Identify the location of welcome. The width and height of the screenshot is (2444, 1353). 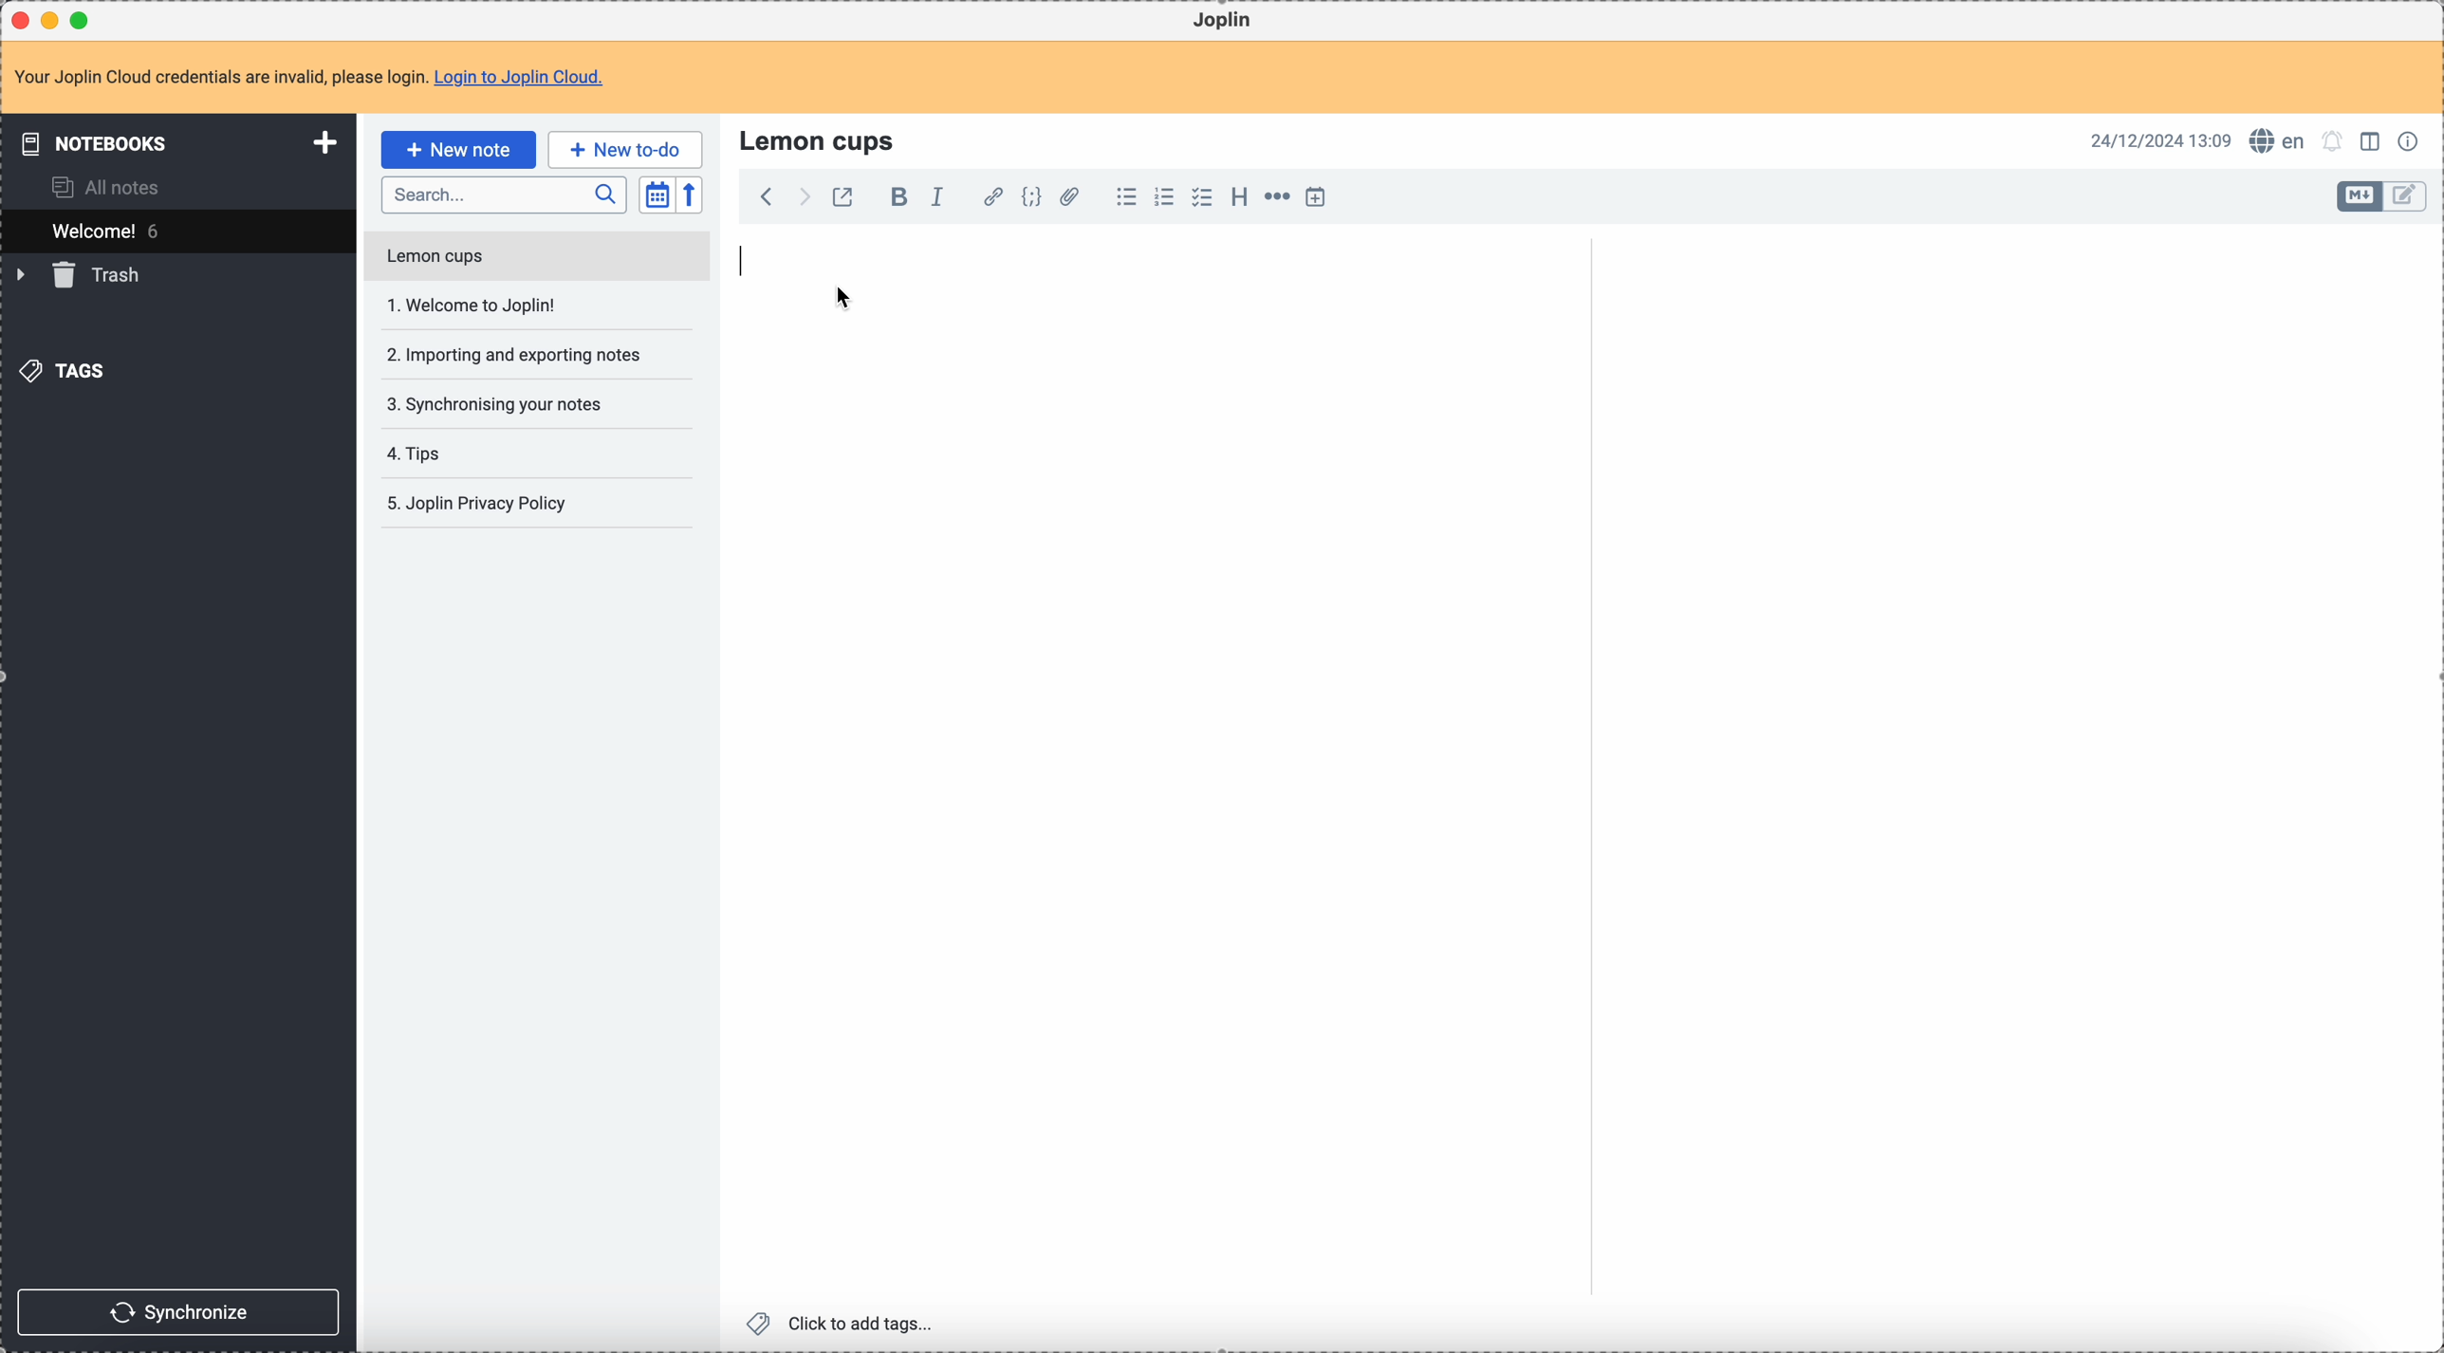
(177, 231).